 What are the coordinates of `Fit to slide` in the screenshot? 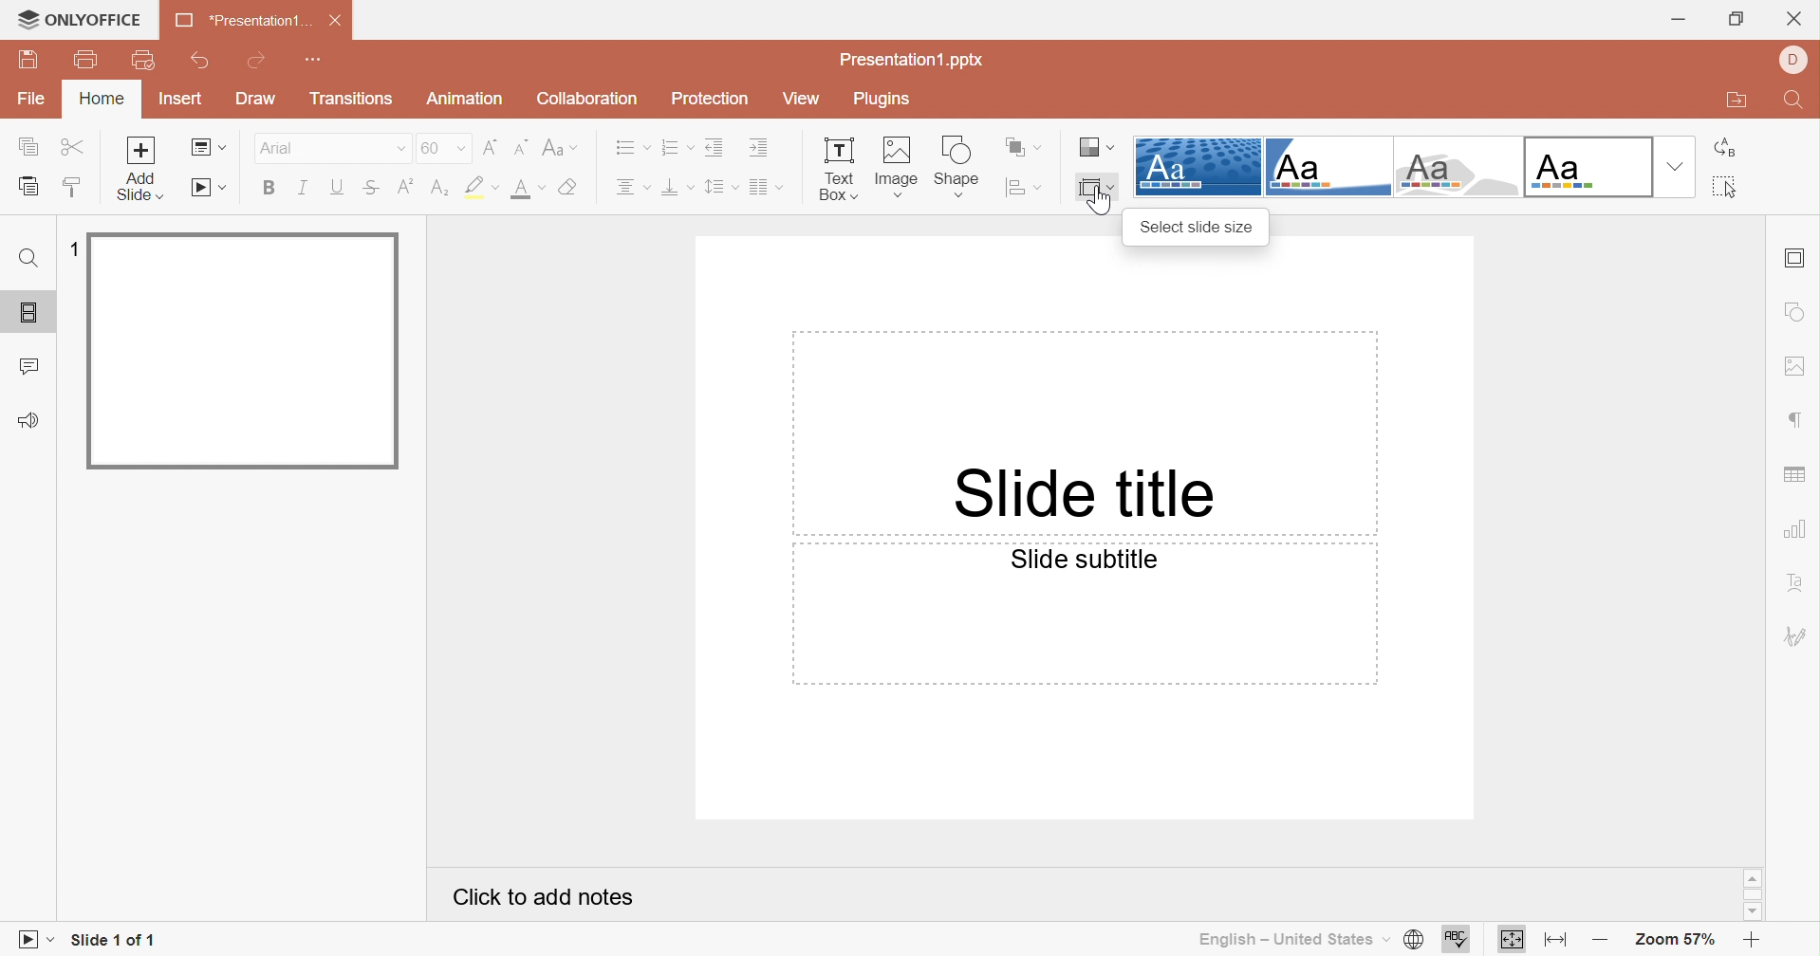 It's located at (1512, 940).